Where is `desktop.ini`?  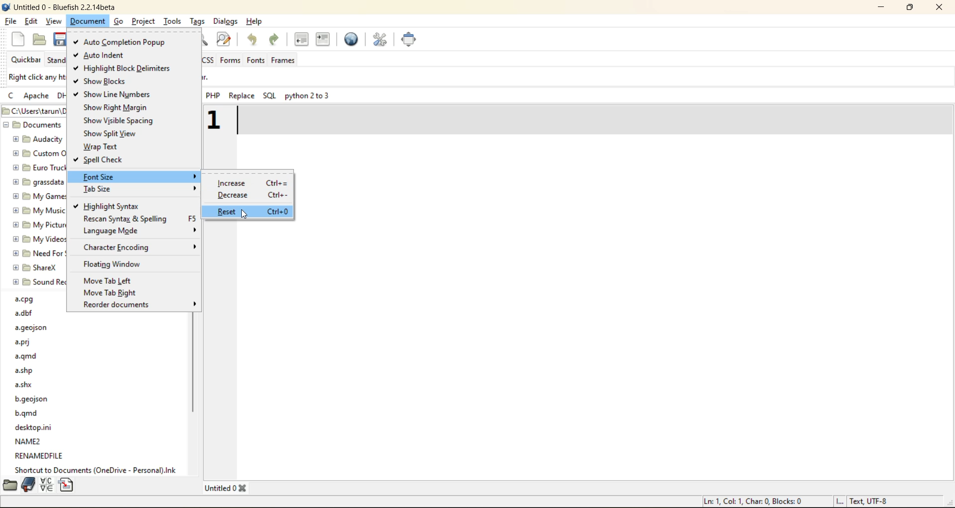
desktop.ini is located at coordinates (36, 427).